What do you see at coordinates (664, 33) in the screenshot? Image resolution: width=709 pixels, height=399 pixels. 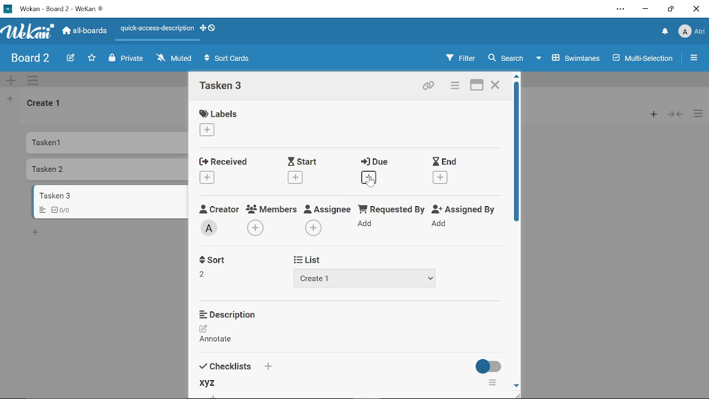 I see `Notifications` at bounding box center [664, 33].